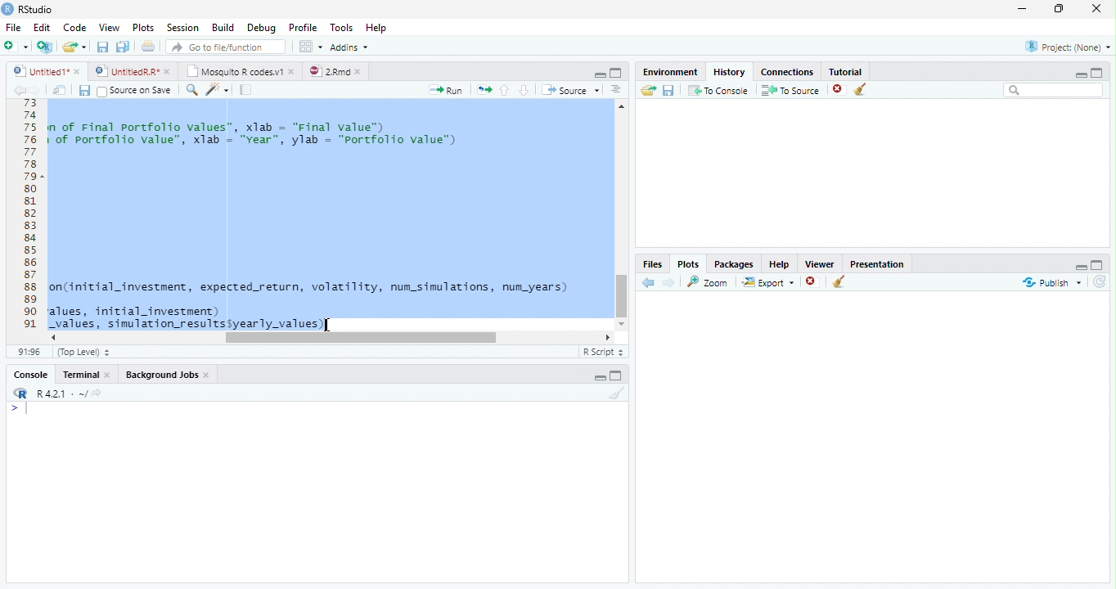  I want to click on History, so click(728, 70).